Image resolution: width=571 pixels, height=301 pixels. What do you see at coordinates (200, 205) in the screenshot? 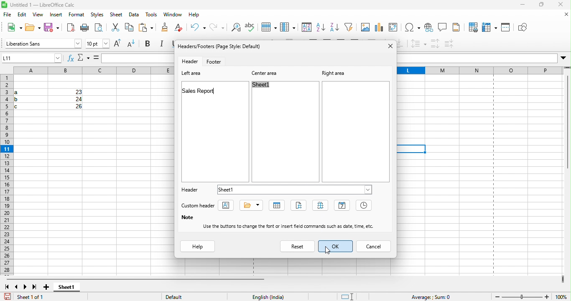
I see `custom header` at bounding box center [200, 205].